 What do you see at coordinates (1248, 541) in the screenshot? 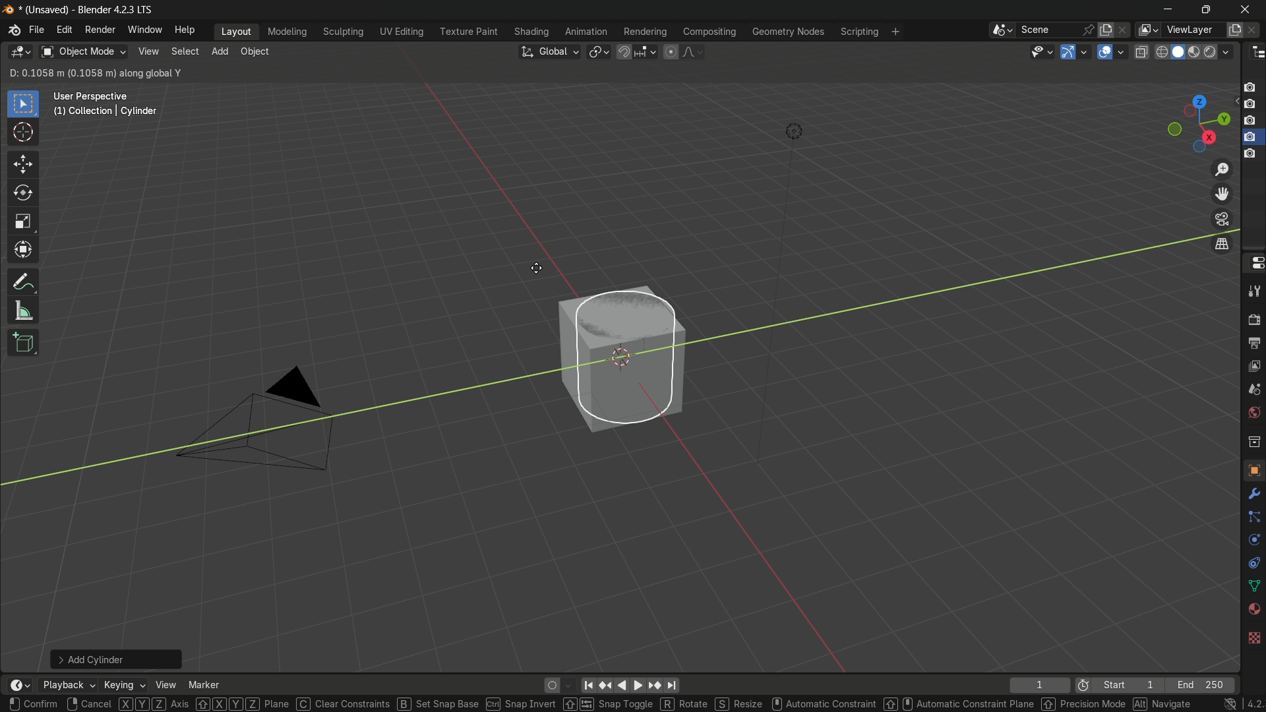
I see `rotate` at bounding box center [1248, 541].